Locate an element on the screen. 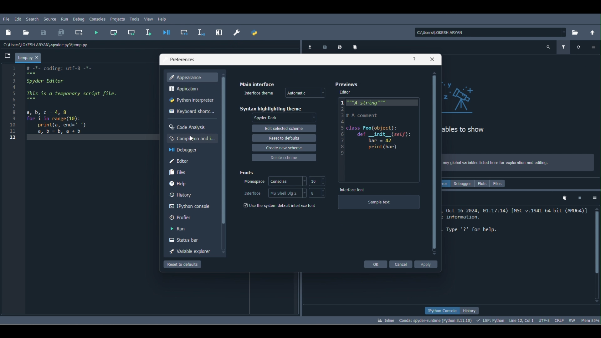 This screenshot has width=601, height=338. Run current cell (Ctrl + Return) is located at coordinates (114, 33).